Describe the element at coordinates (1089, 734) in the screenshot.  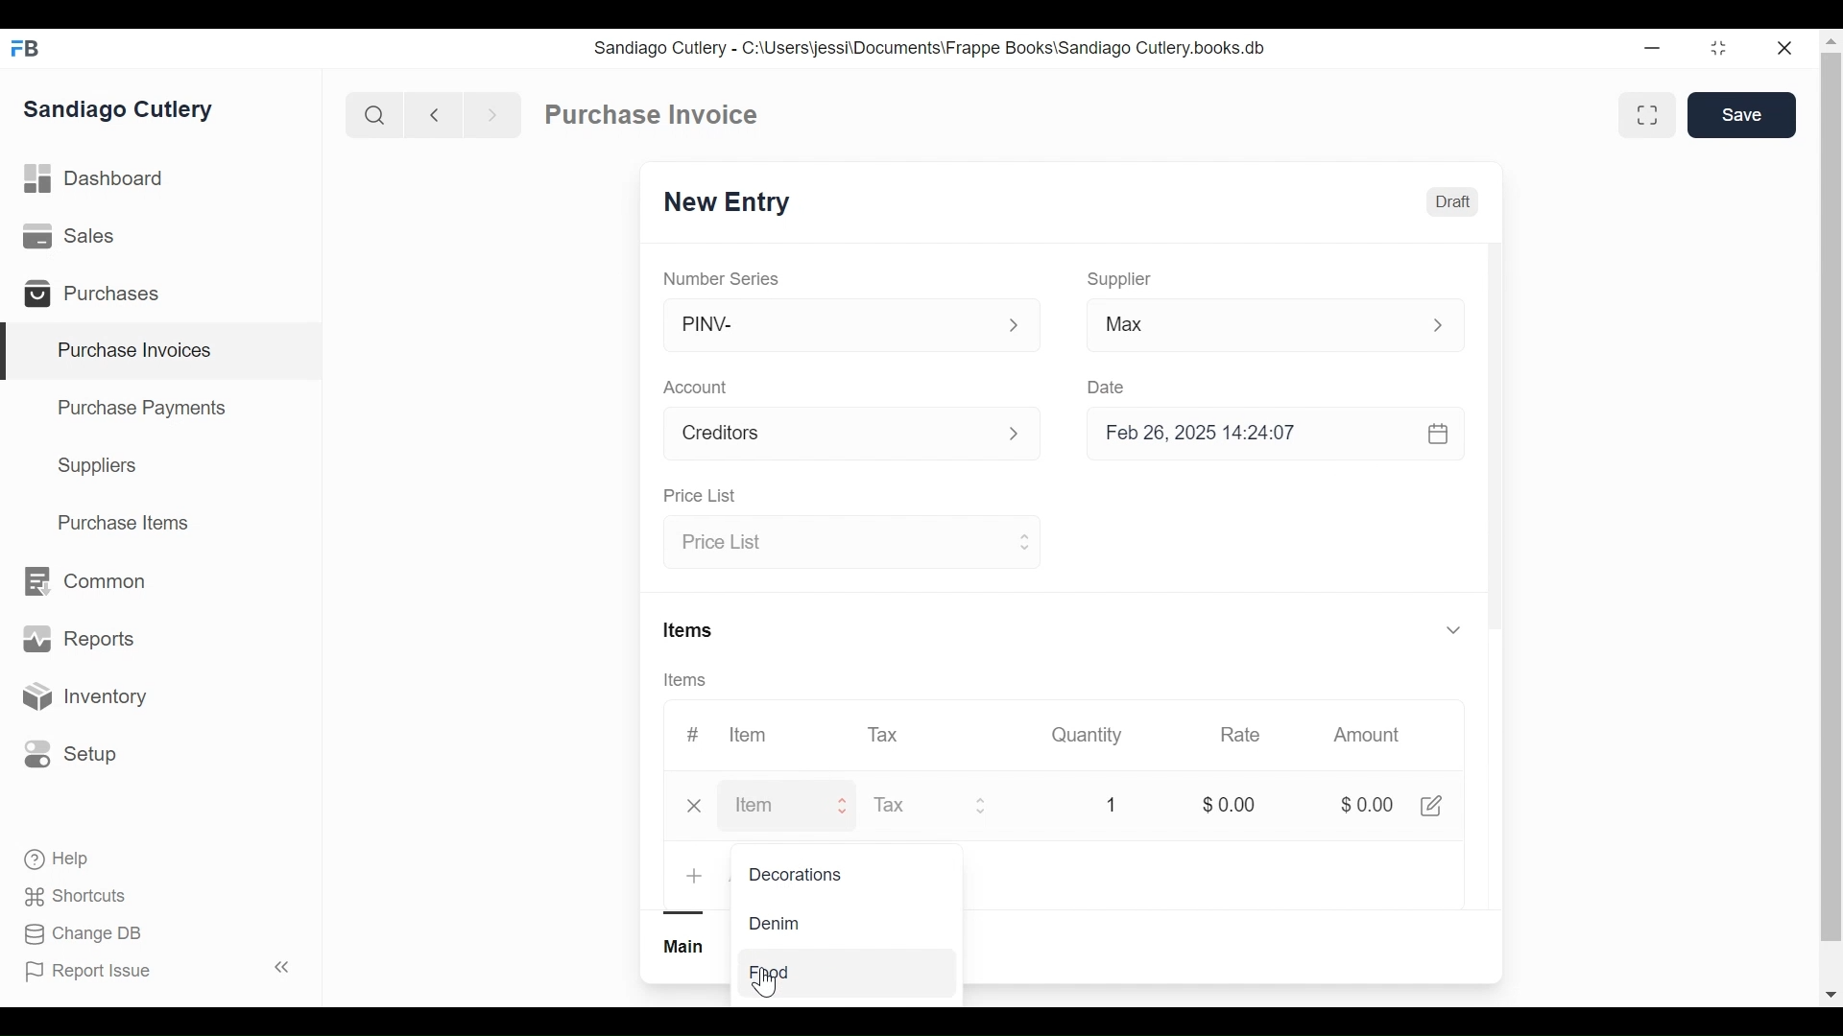
I see `Quantity` at that location.